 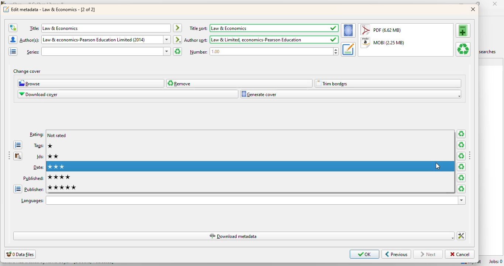 What do you see at coordinates (461, 189) in the screenshot?
I see `clear publisher` at bounding box center [461, 189].